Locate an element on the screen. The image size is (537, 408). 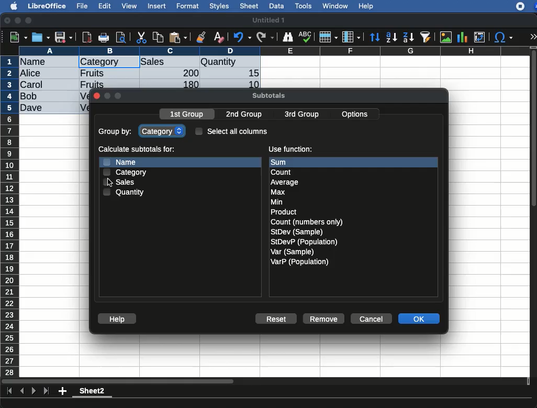
edit is located at coordinates (105, 6).